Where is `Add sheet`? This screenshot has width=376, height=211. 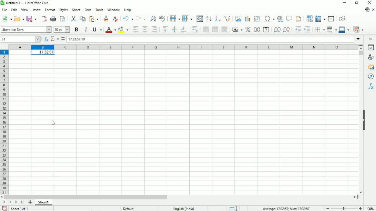 Add sheet is located at coordinates (30, 202).